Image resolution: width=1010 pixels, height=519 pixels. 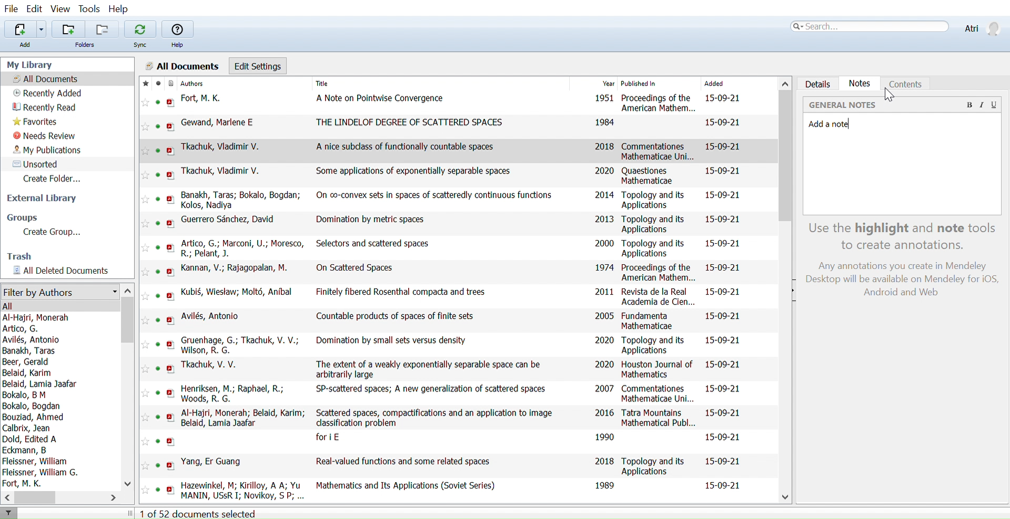 What do you see at coordinates (604, 292) in the screenshot?
I see `2011` at bounding box center [604, 292].